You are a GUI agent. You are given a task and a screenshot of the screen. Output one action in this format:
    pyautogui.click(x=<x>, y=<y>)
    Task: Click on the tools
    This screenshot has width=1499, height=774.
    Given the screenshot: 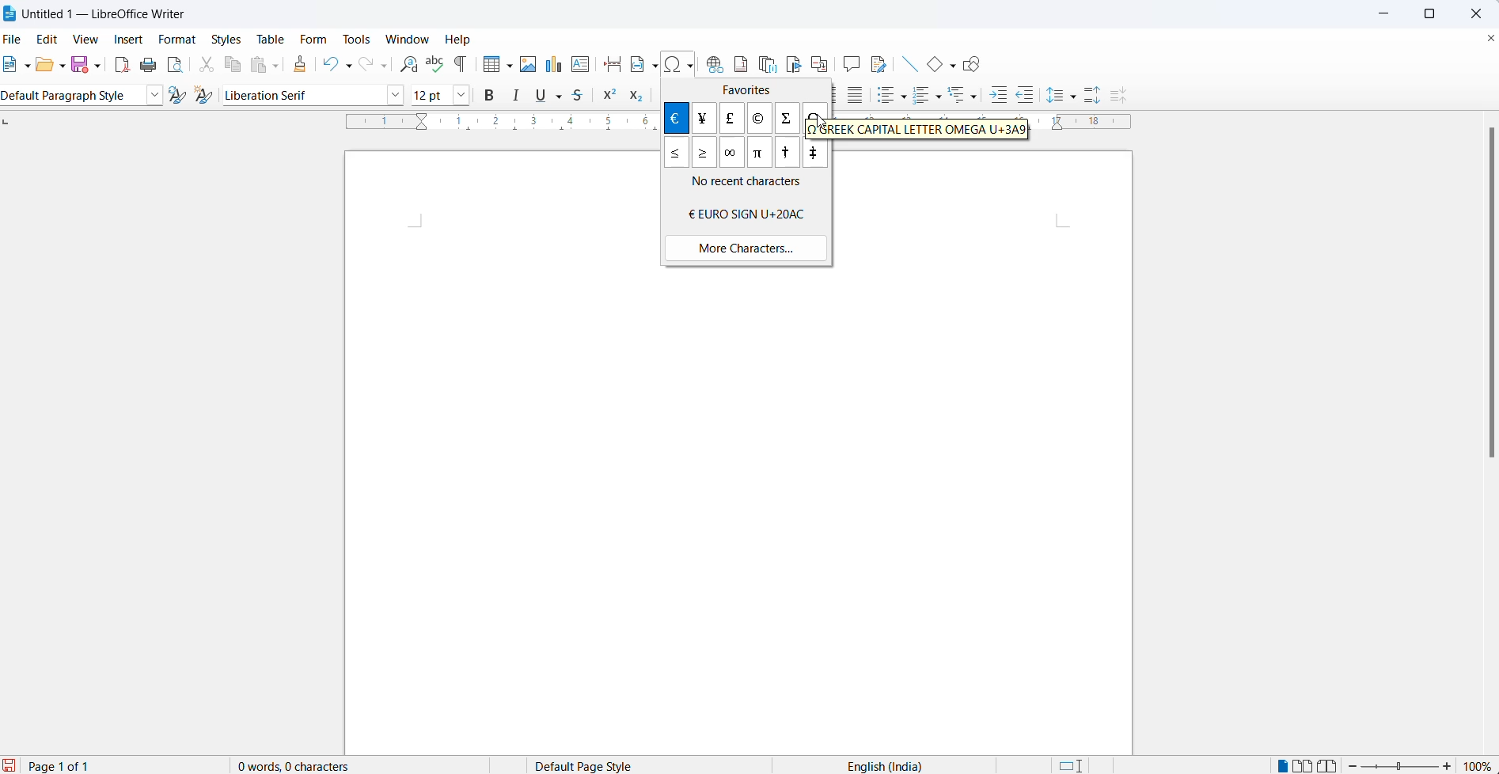 What is the action you would take?
    pyautogui.click(x=358, y=41)
    